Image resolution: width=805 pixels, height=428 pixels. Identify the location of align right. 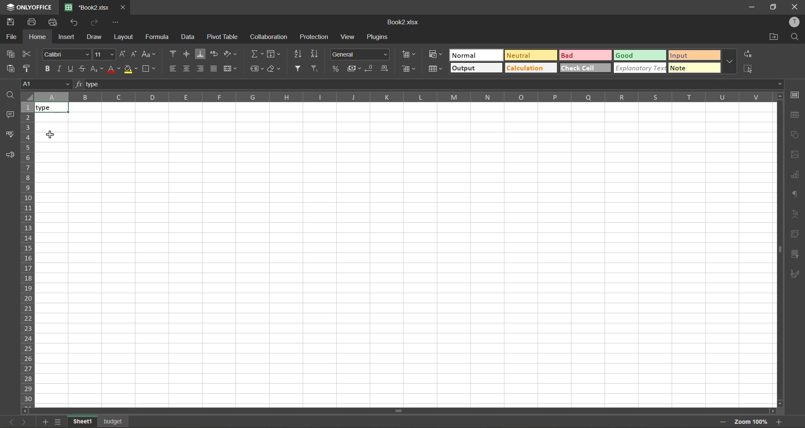
(201, 70).